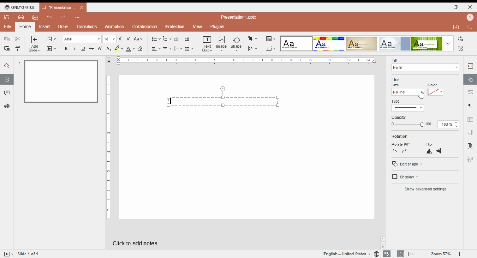 This screenshot has width=477, height=258. Describe the element at coordinates (443, 7) in the screenshot. I see `minimize` at that location.